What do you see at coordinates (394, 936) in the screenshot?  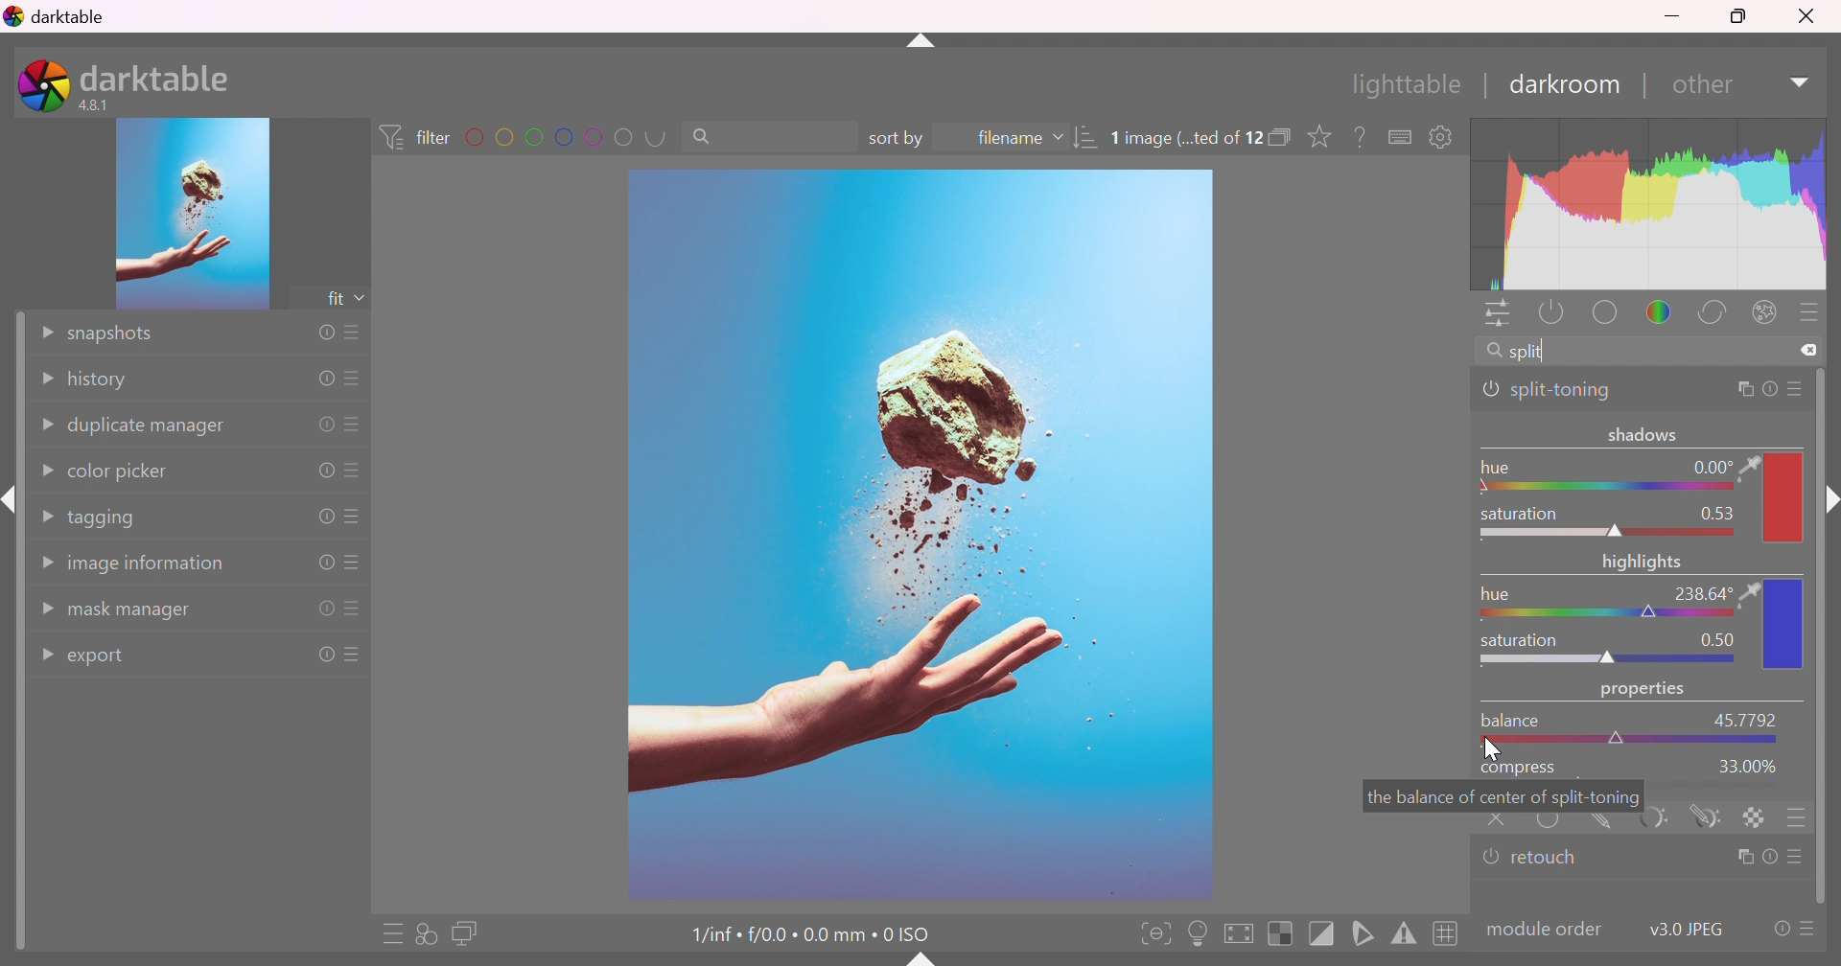 I see `quick access to presets` at bounding box center [394, 936].